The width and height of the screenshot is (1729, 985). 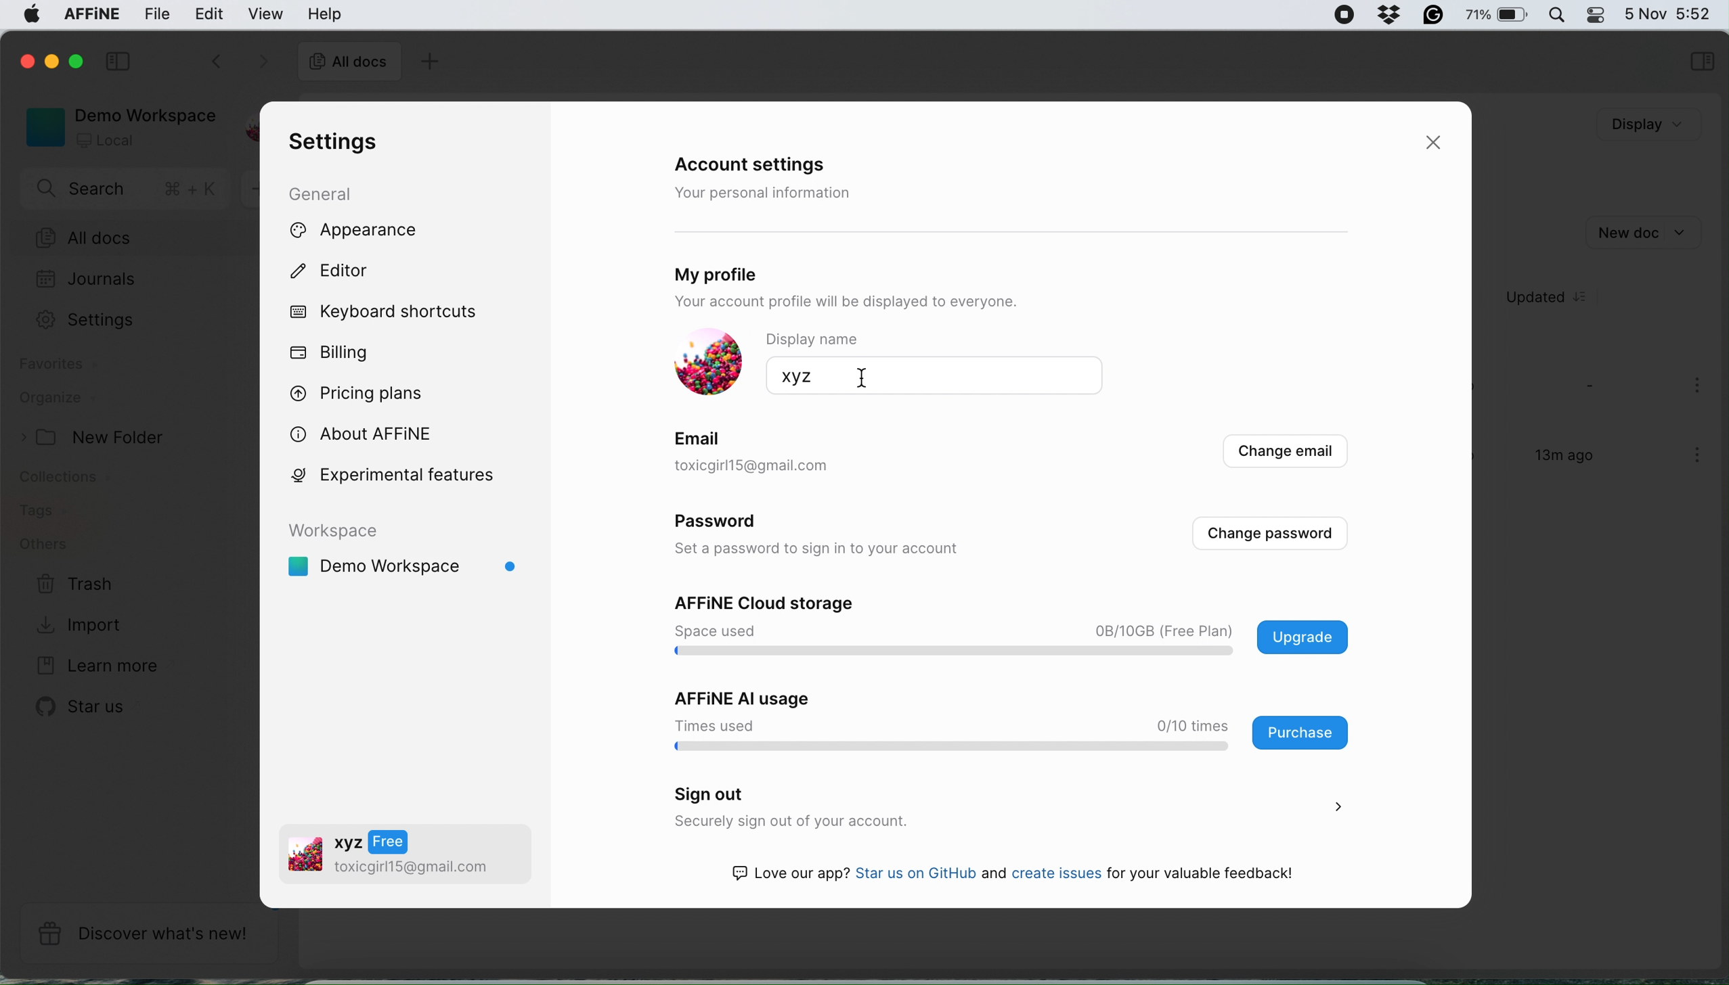 What do you see at coordinates (409, 556) in the screenshot?
I see `demo workspace` at bounding box center [409, 556].